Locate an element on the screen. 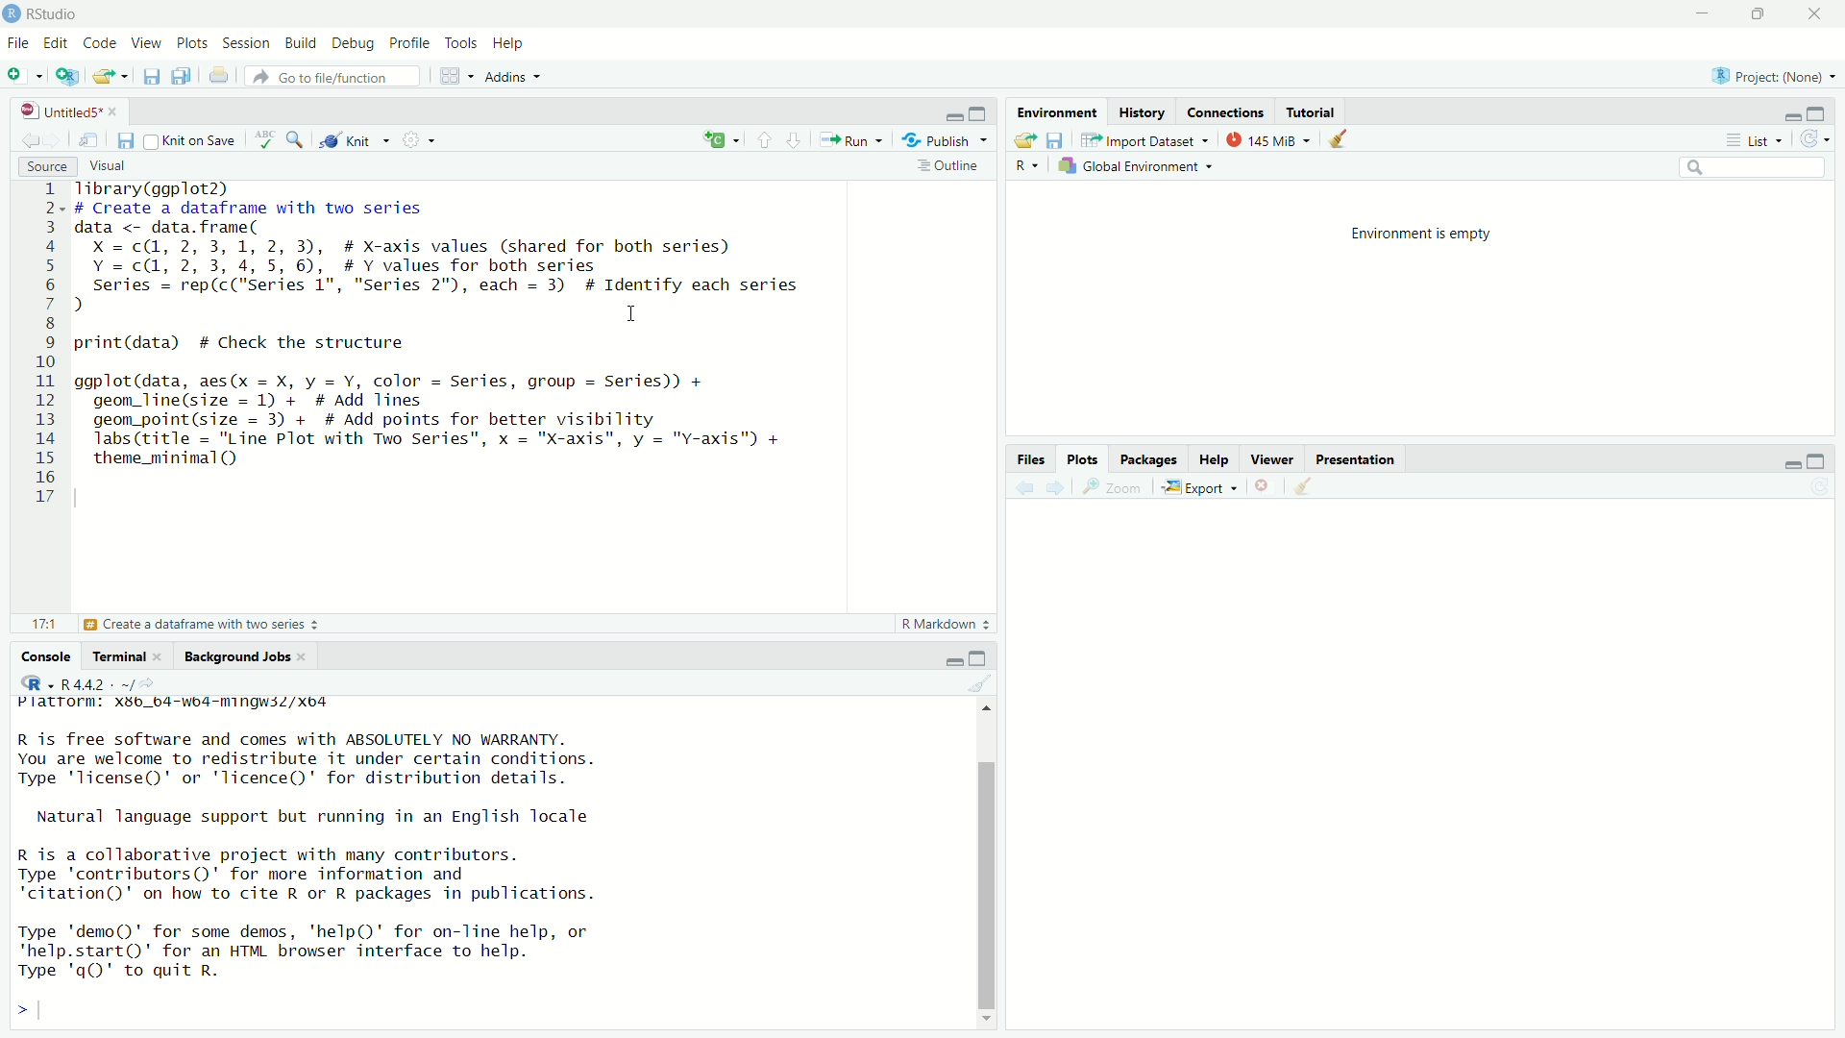 This screenshot has height=1038, width=1845. Knit is located at coordinates (357, 141).